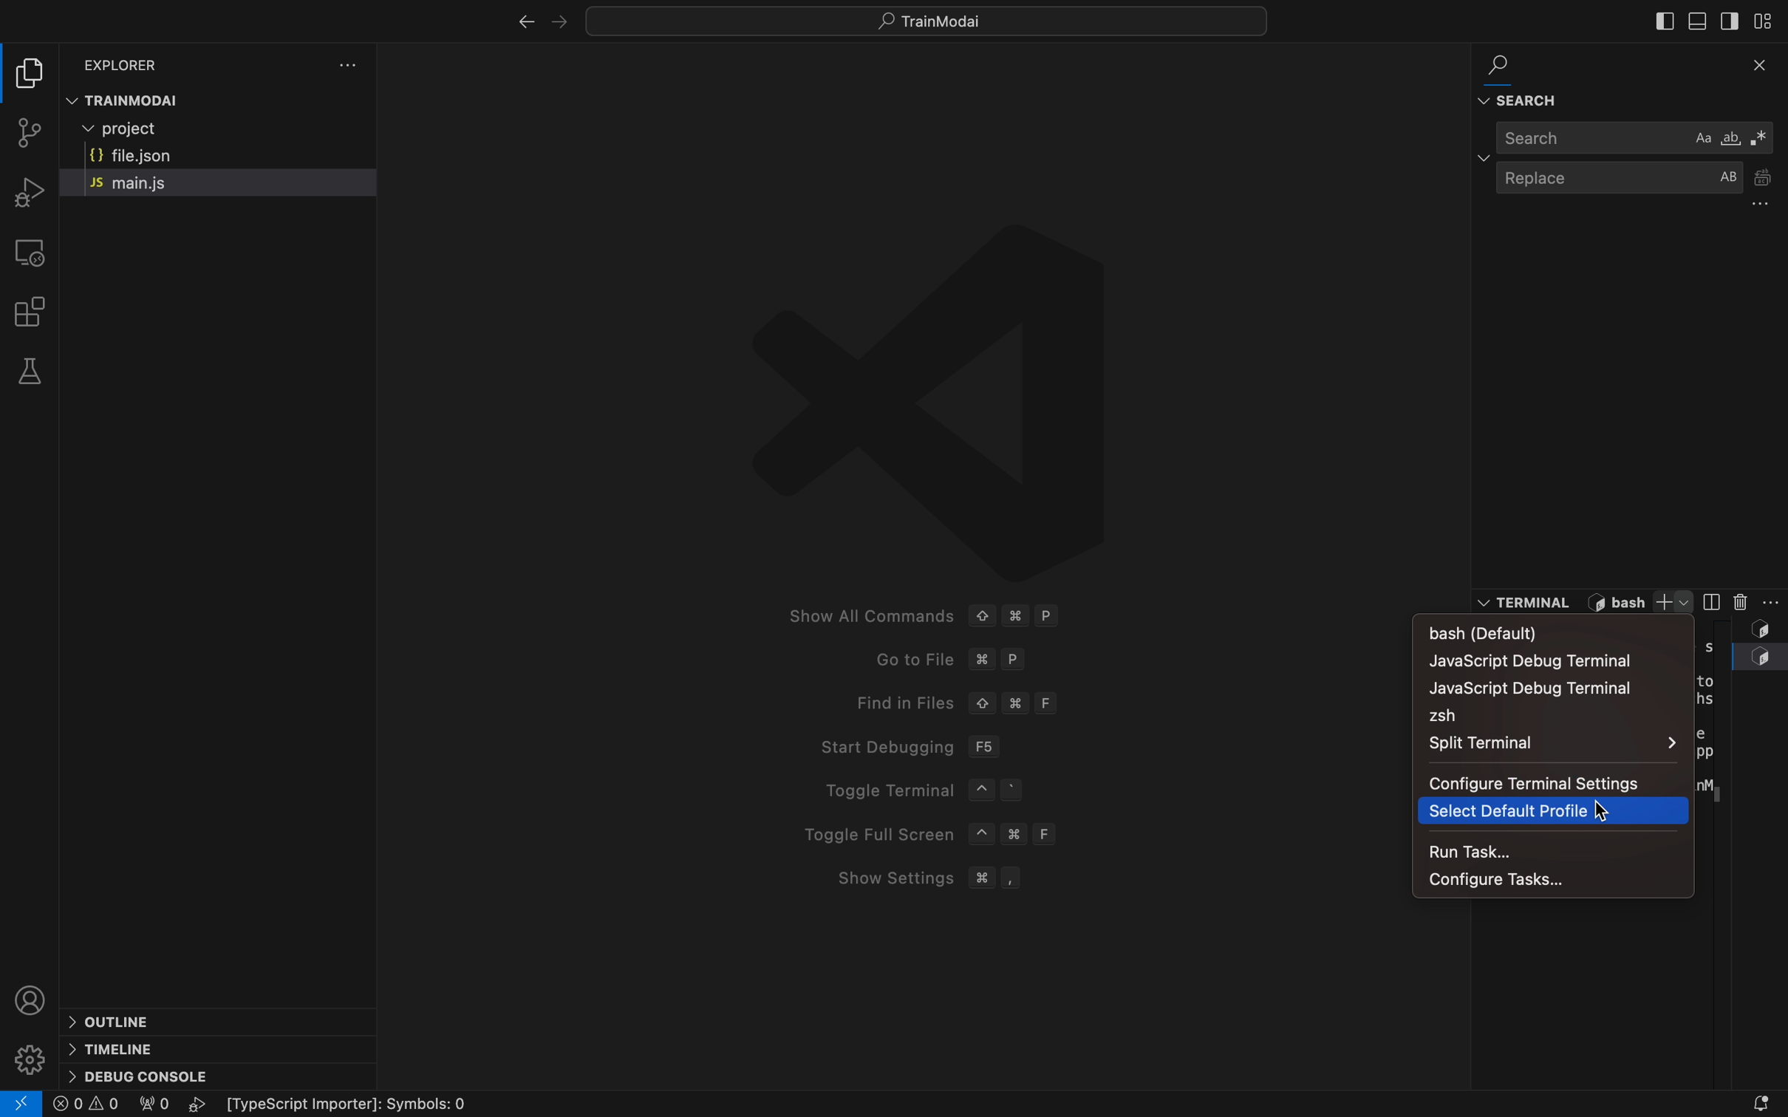 This screenshot has width=1788, height=1117. I want to click on arrow left, so click(525, 23).